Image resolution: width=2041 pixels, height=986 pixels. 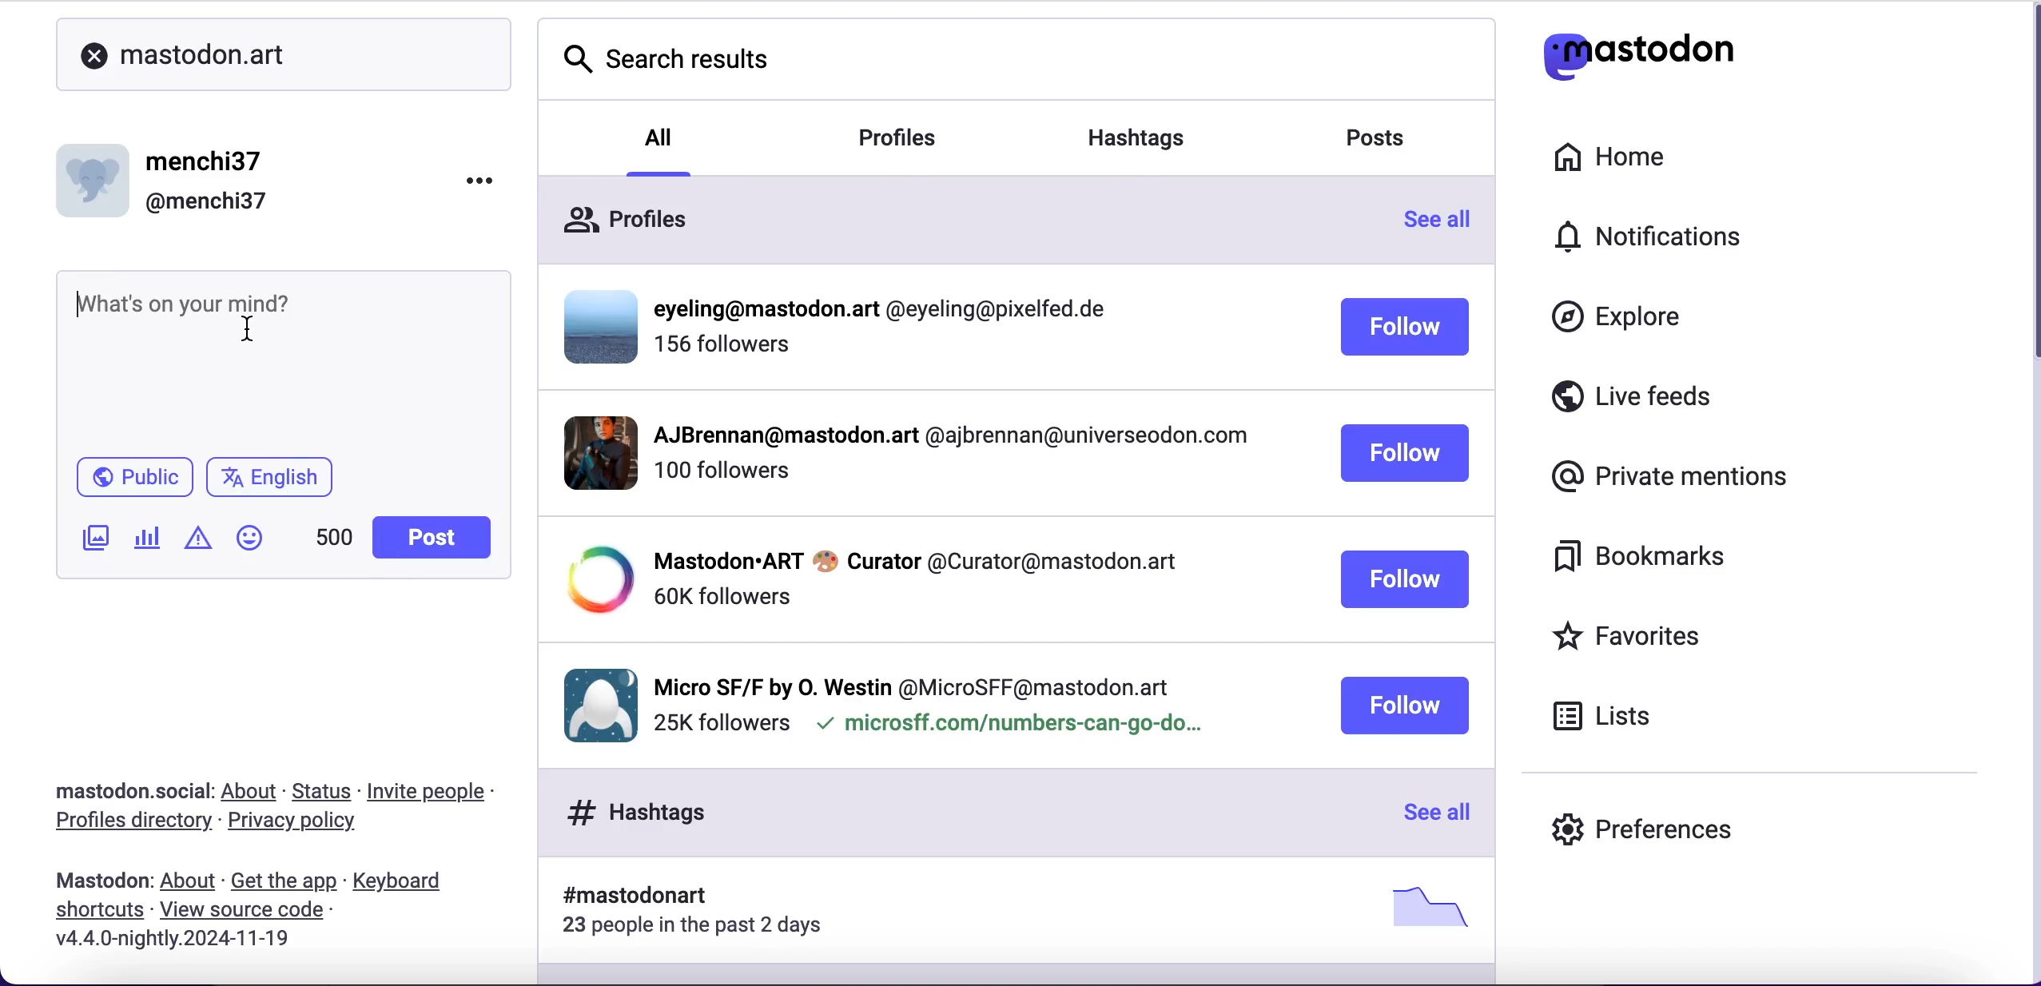 What do you see at coordinates (132, 825) in the screenshot?
I see `profiles directory` at bounding box center [132, 825].